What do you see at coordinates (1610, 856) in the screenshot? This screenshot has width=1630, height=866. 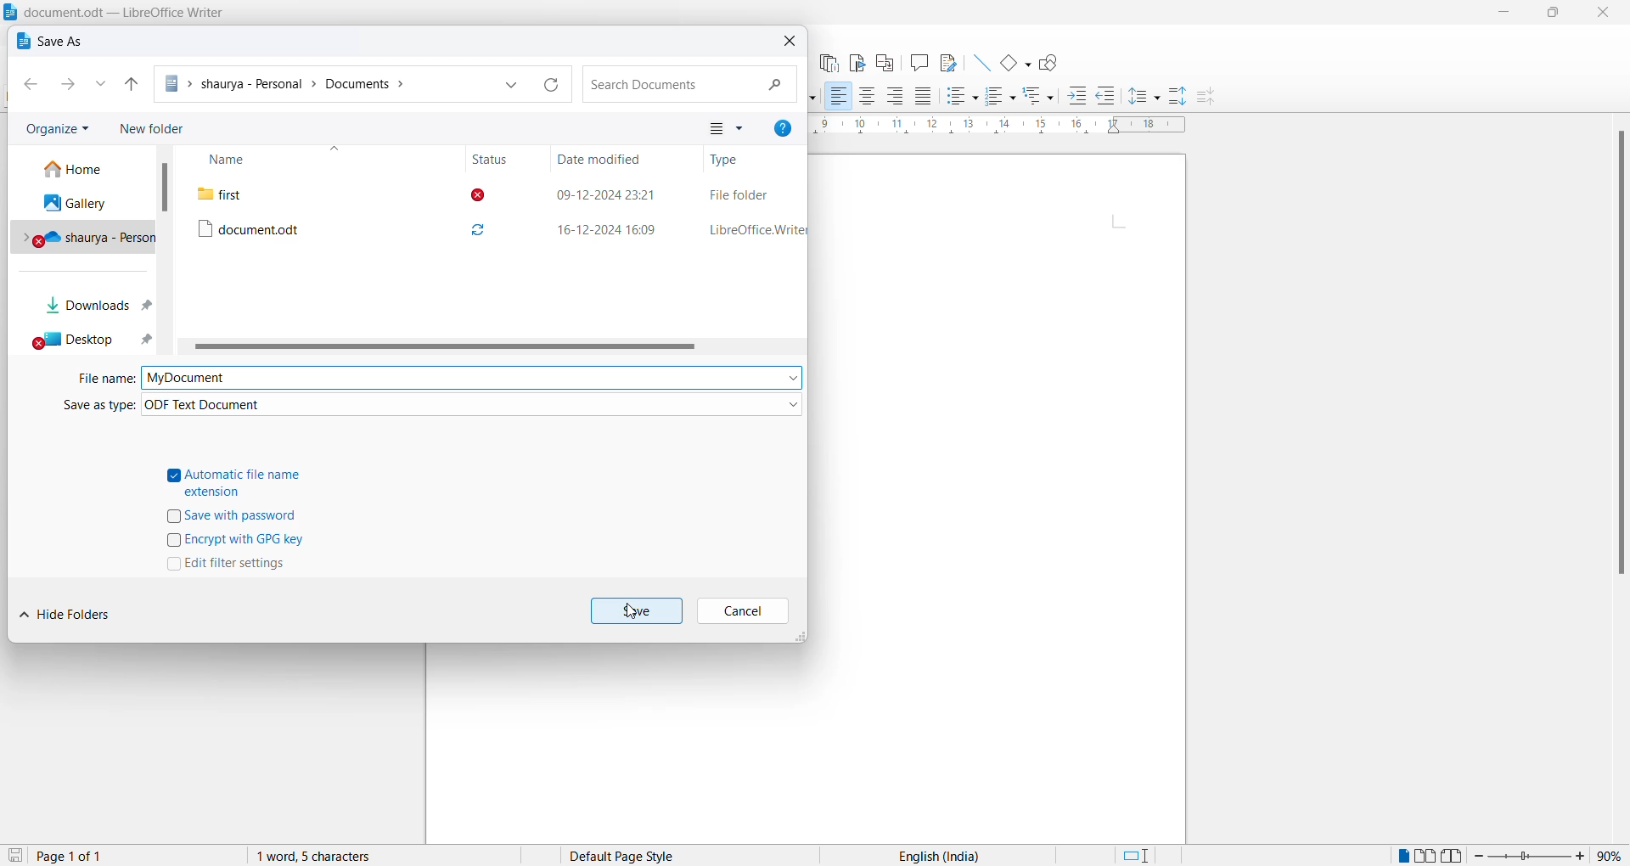 I see `Zoom percentage` at bounding box center [1610, 856].